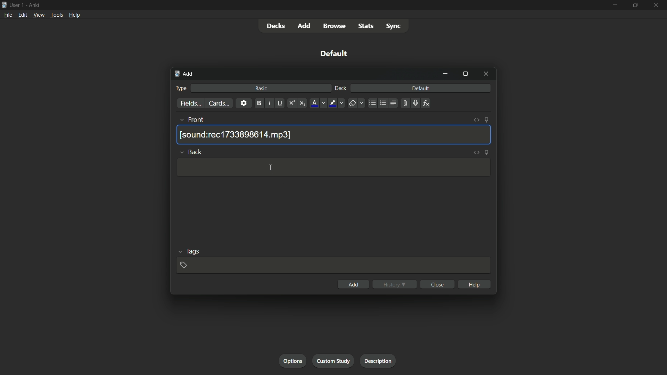 Image resolution: width=667 pixels, height=375 pixels. Describe the element at coordinates (276, 26) in the screenshot. I see `decks` at that location.